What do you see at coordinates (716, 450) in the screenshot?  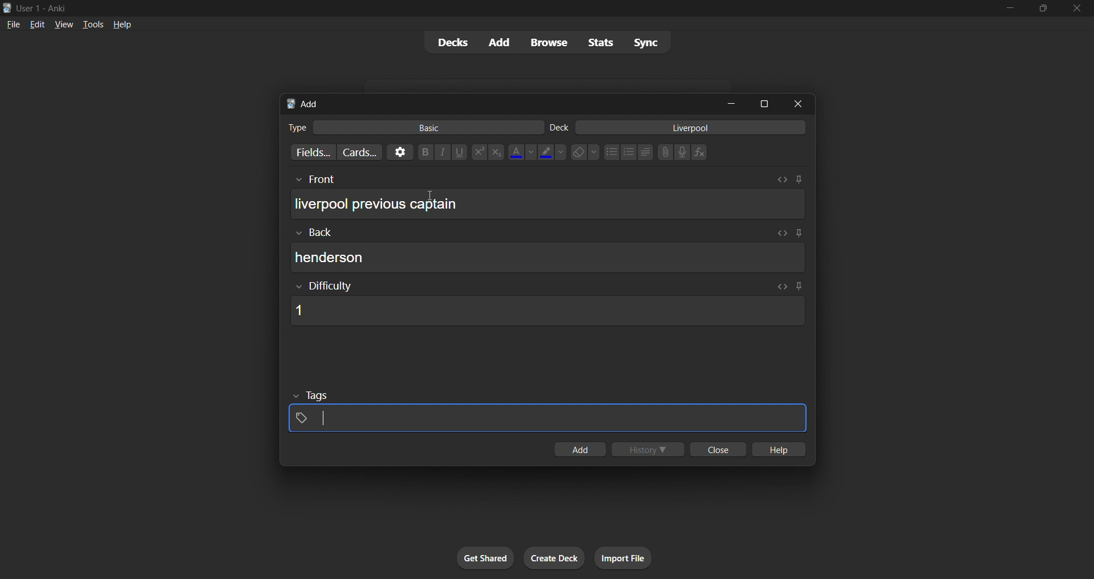 I see `close` at bounding box center [716, 450].